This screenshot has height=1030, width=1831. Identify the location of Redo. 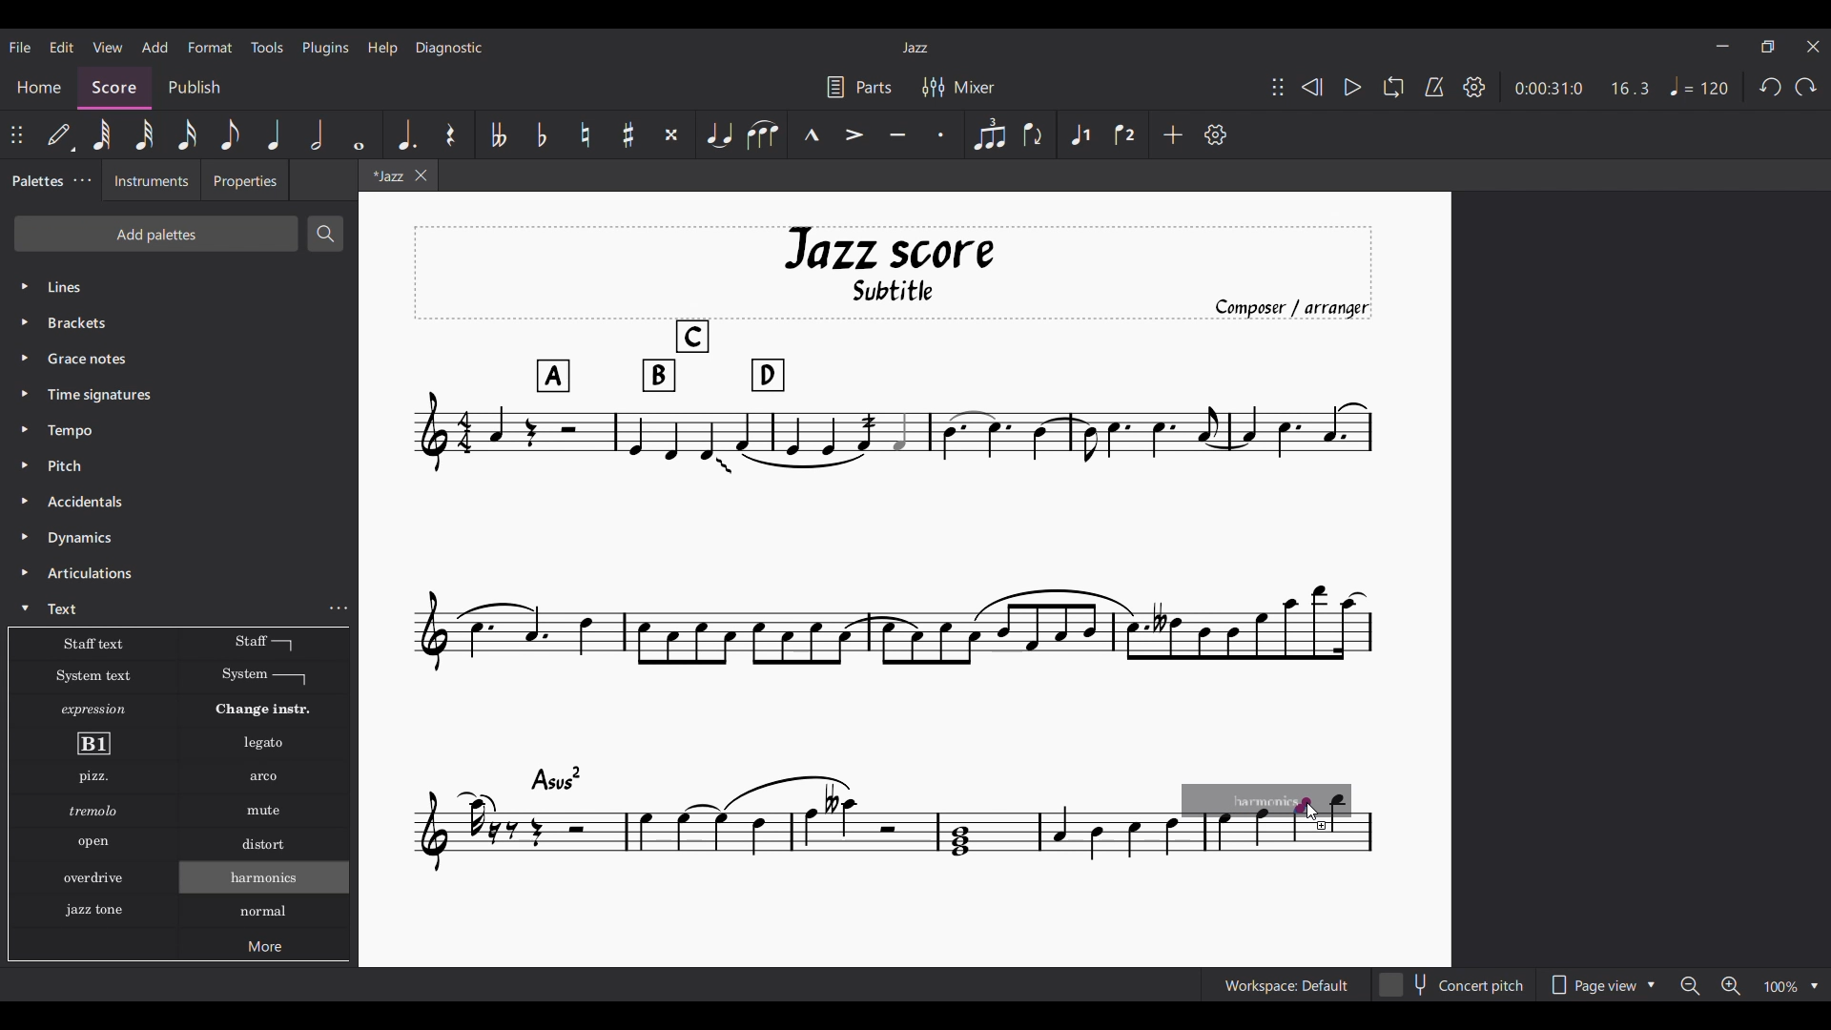
(1805, 87).